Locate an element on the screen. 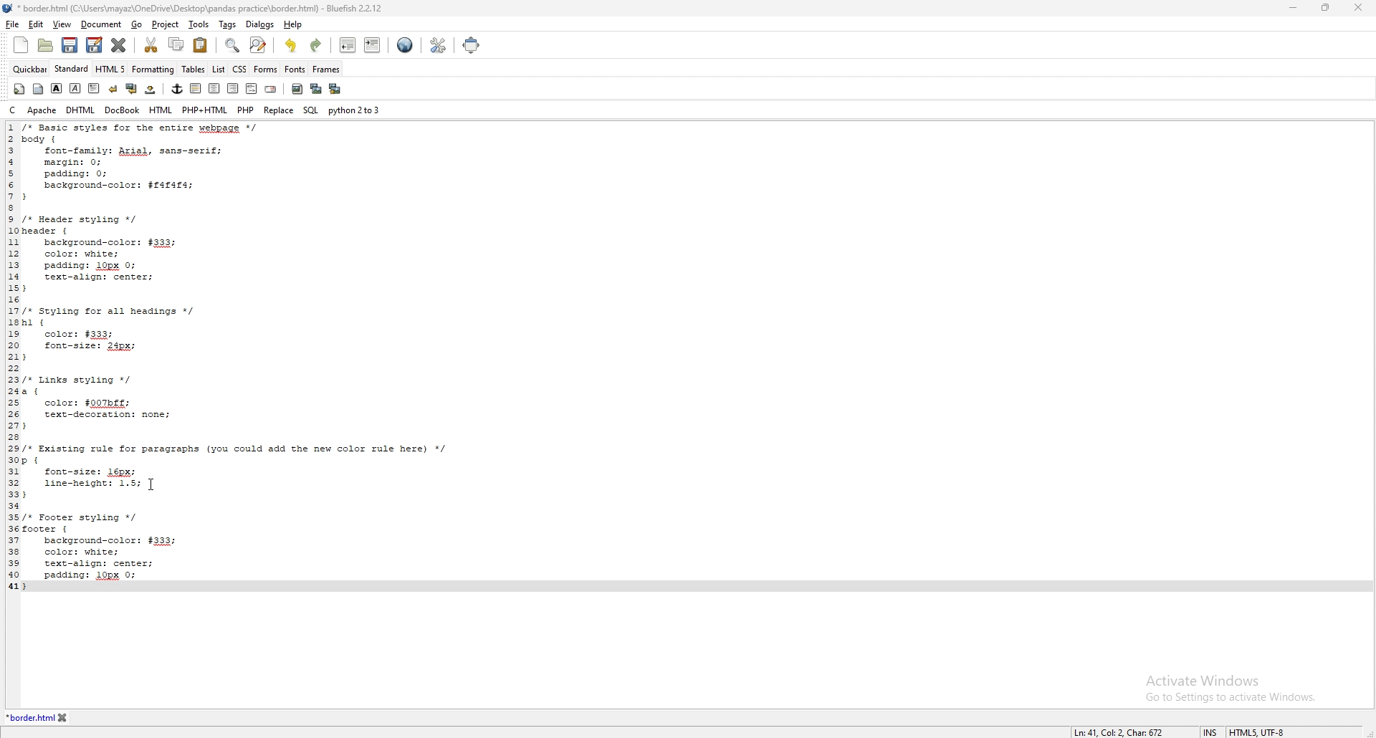  center is located at coordinates (214, 88).